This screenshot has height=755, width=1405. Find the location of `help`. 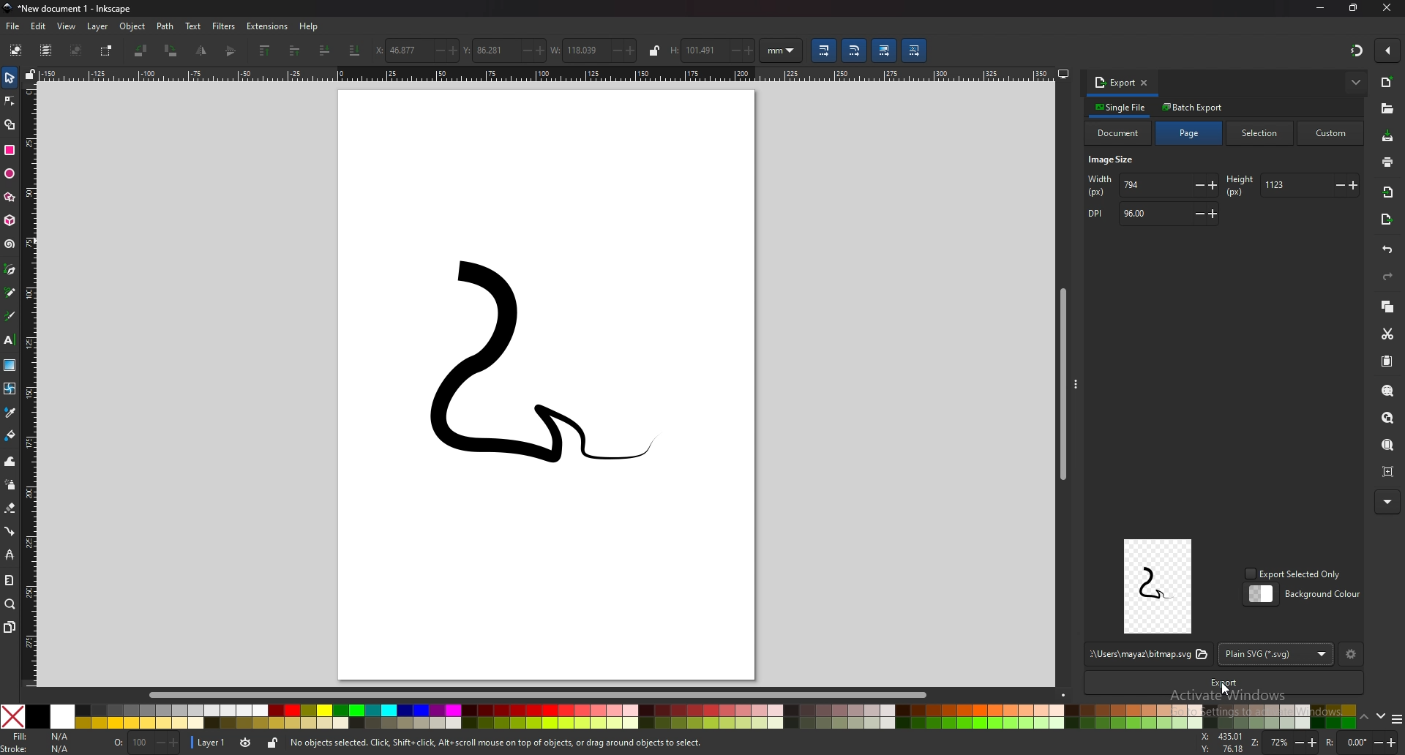

help is located at coordinates (310, 27).